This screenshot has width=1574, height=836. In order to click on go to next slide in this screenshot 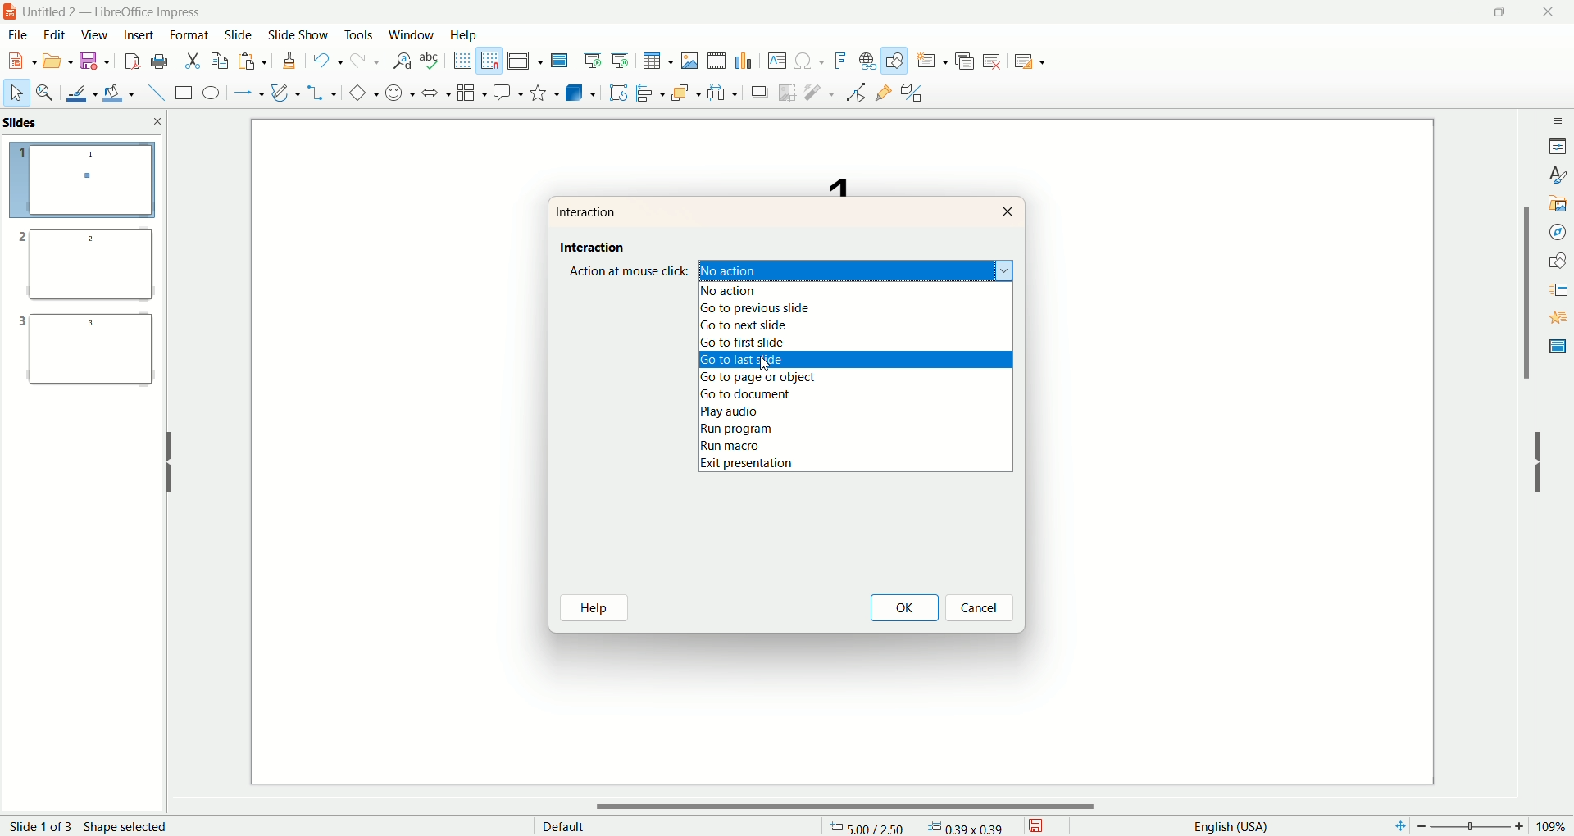, I will do `click(795, 324)`.